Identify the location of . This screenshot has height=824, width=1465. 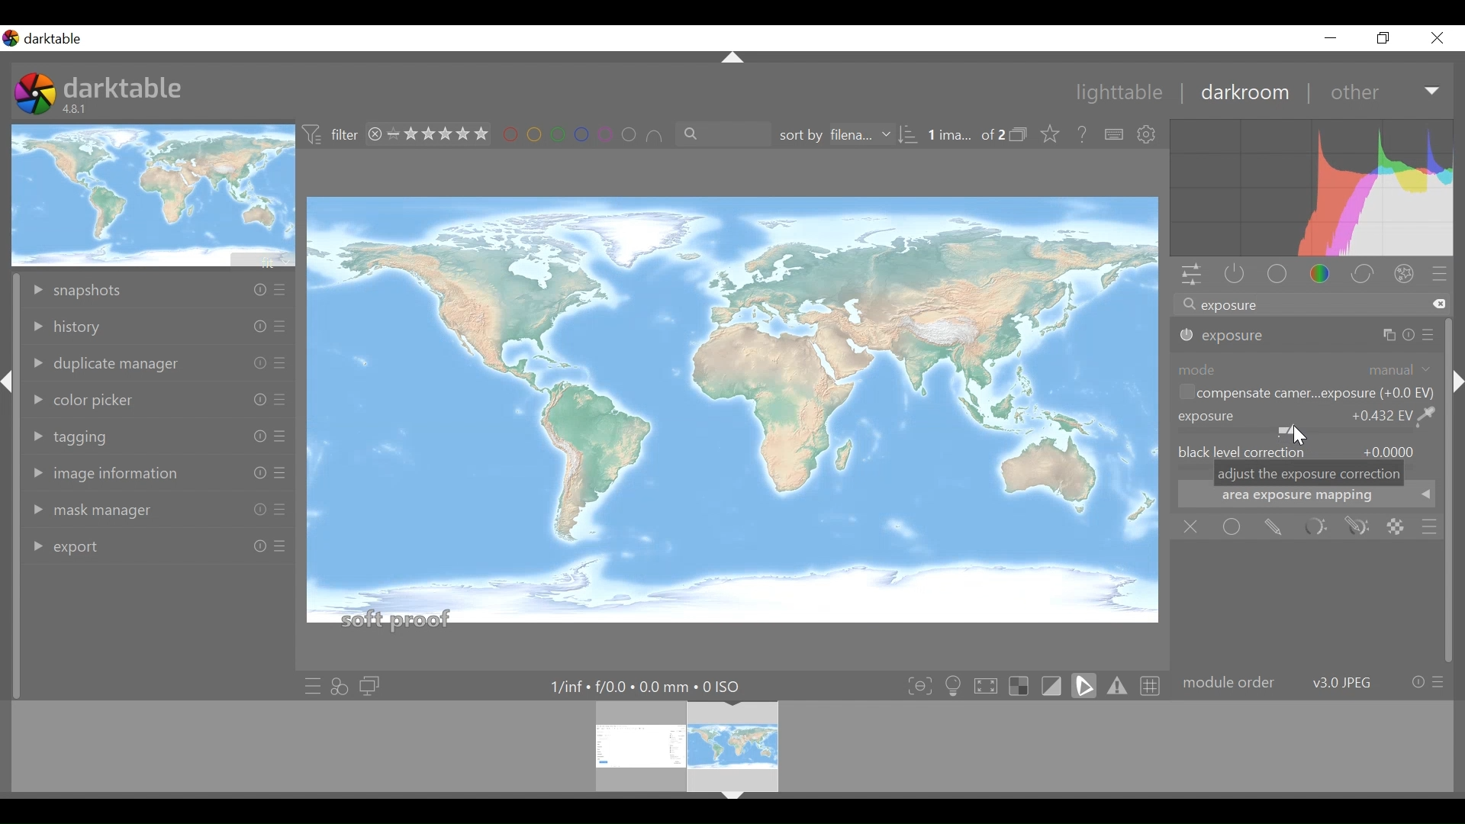
(279, 401).